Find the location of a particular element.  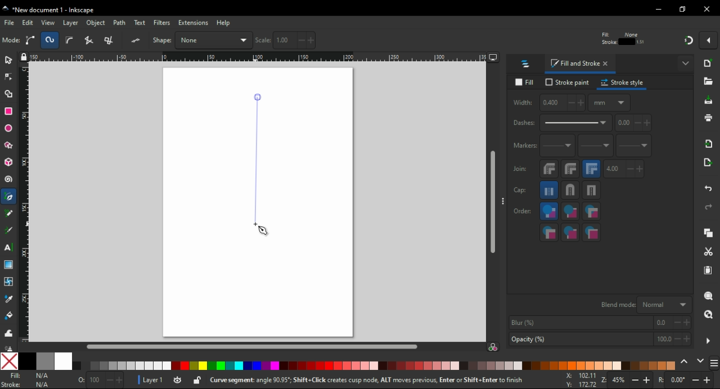

markers is located at coordinates (524, 146).